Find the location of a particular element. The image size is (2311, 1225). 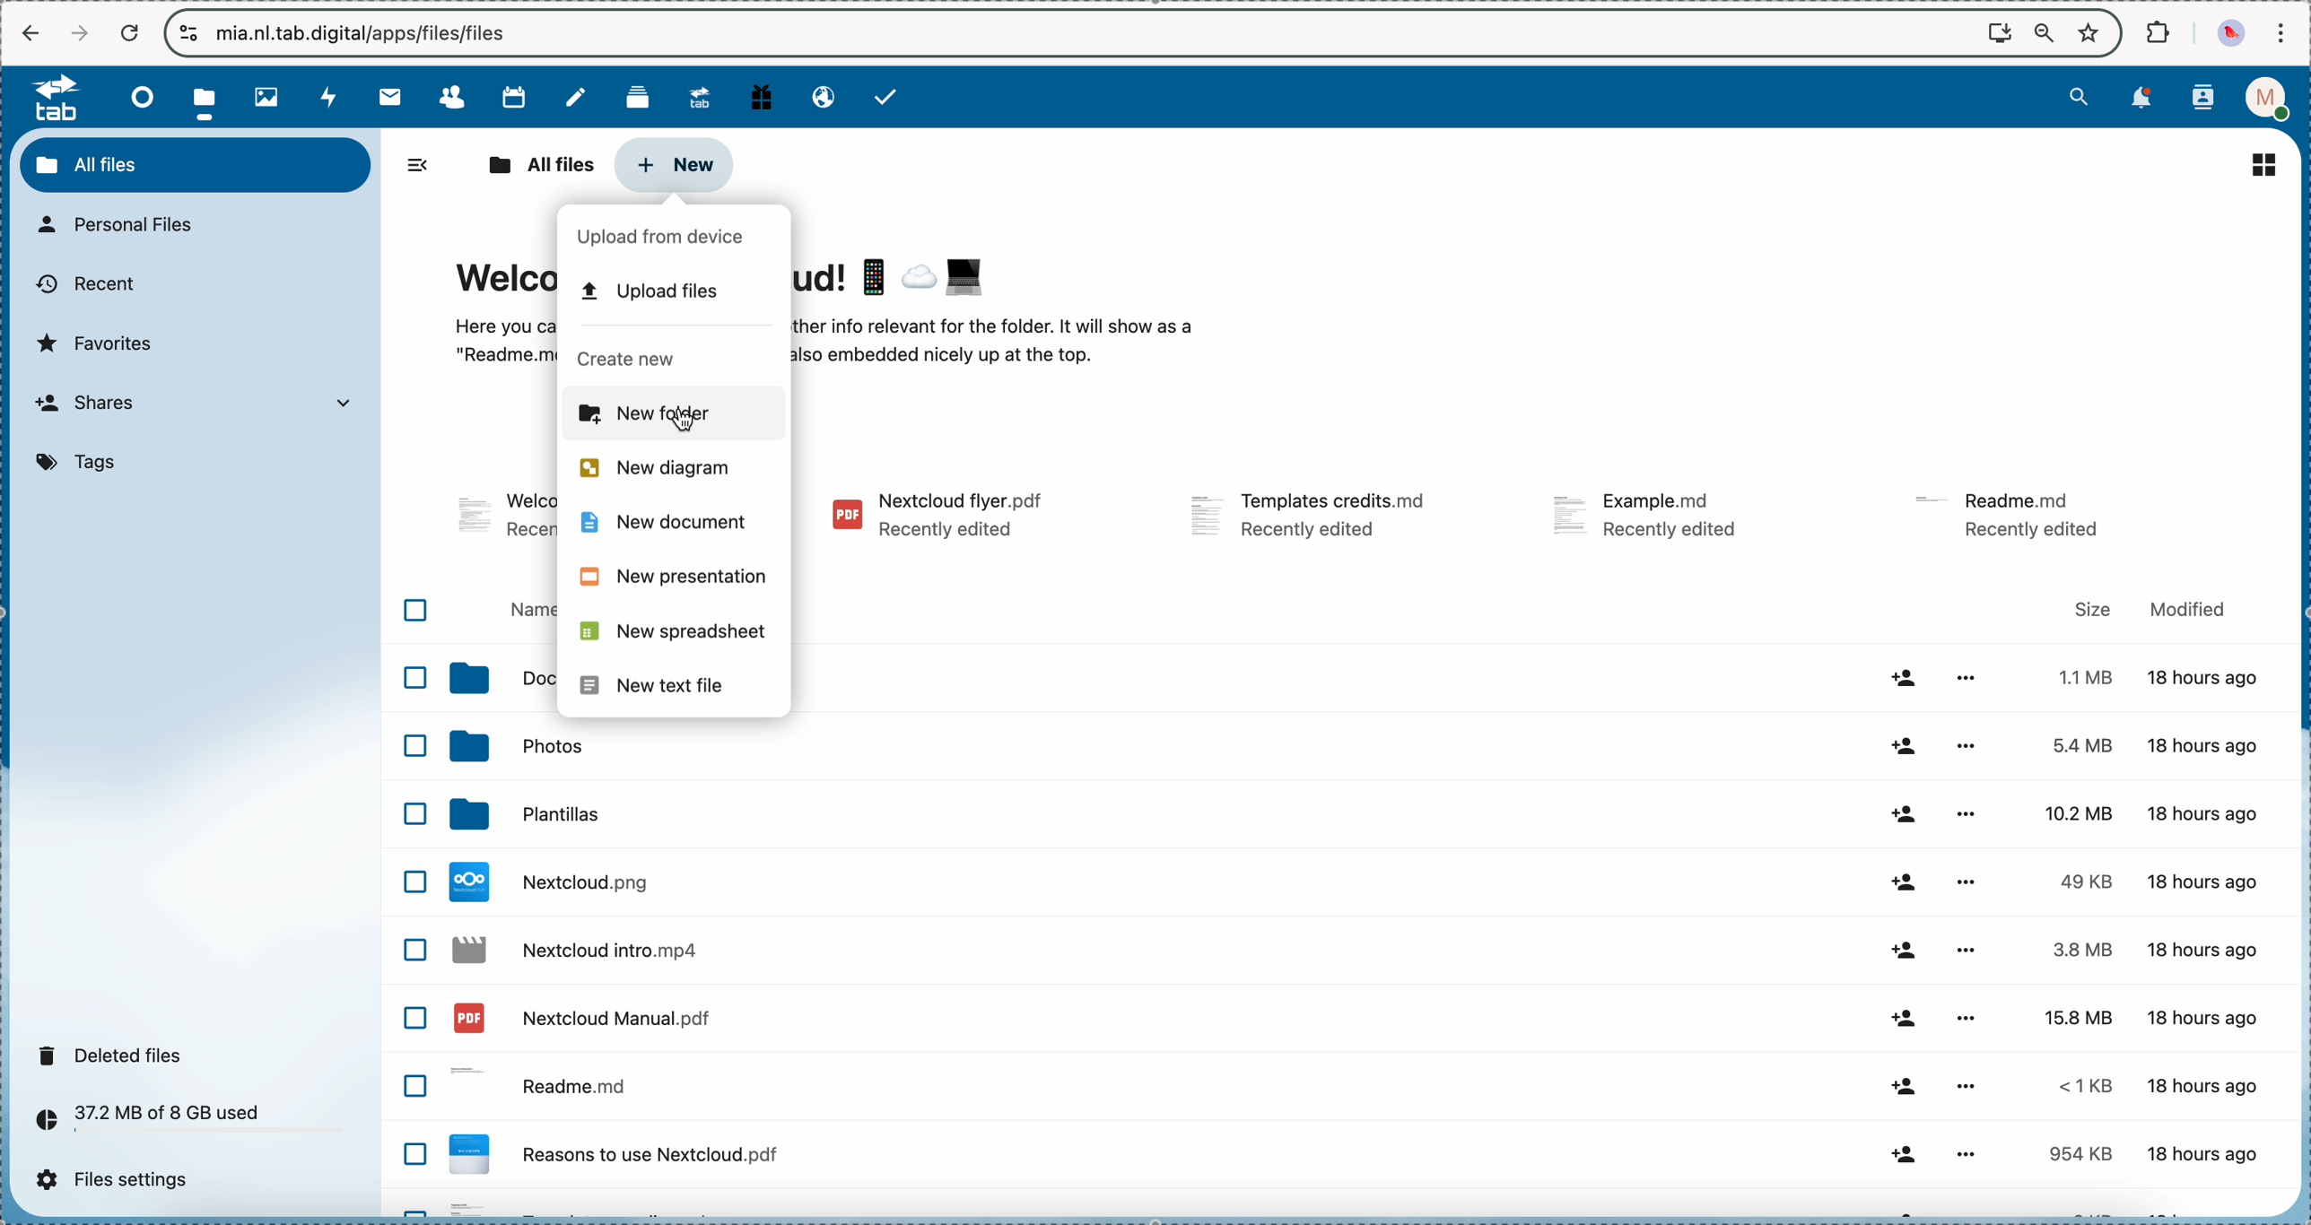

upload from device is located at coordinates (666, 240).